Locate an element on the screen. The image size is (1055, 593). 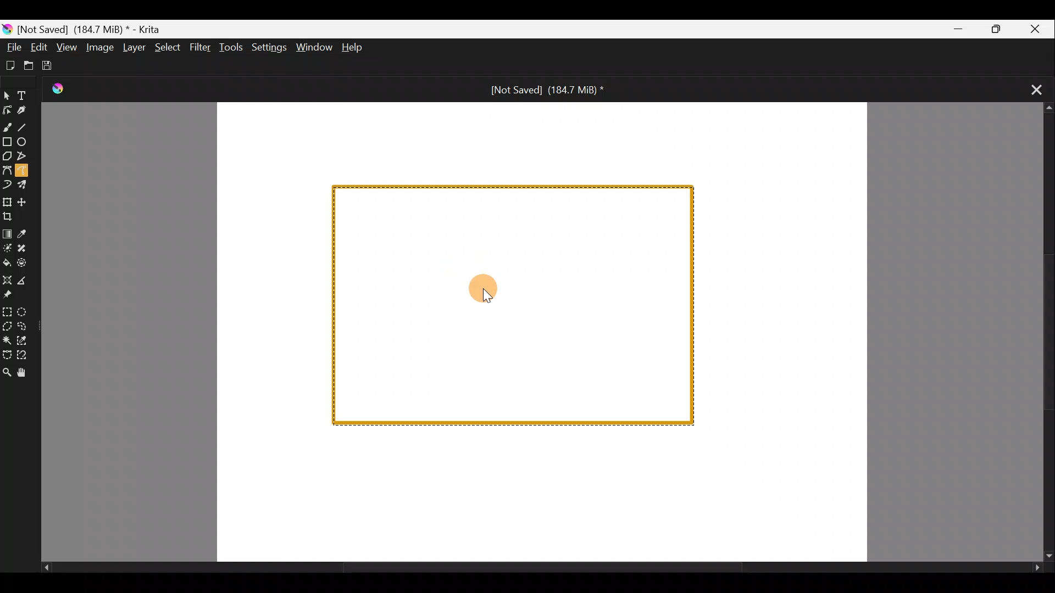
Smart patch tool is located at coordinates (24, 248).